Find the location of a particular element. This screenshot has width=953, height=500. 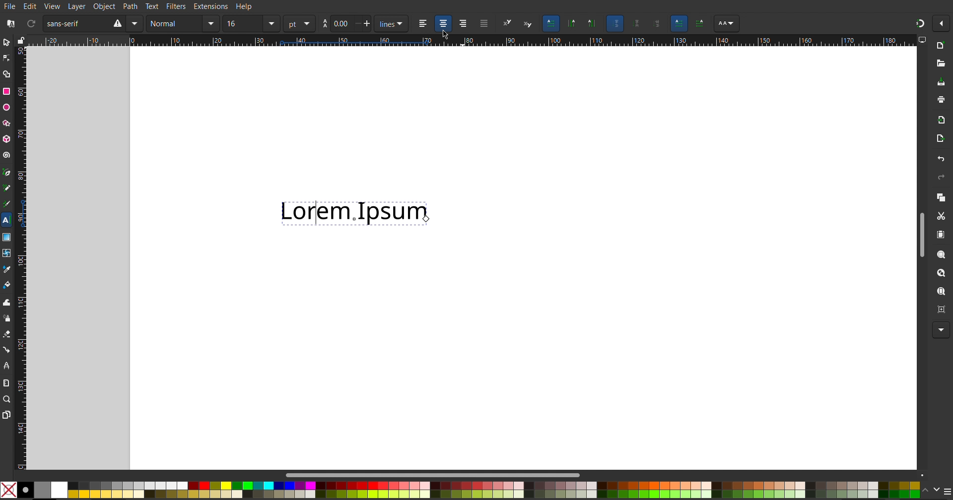

Text Style is located at coordinates (182, 24).